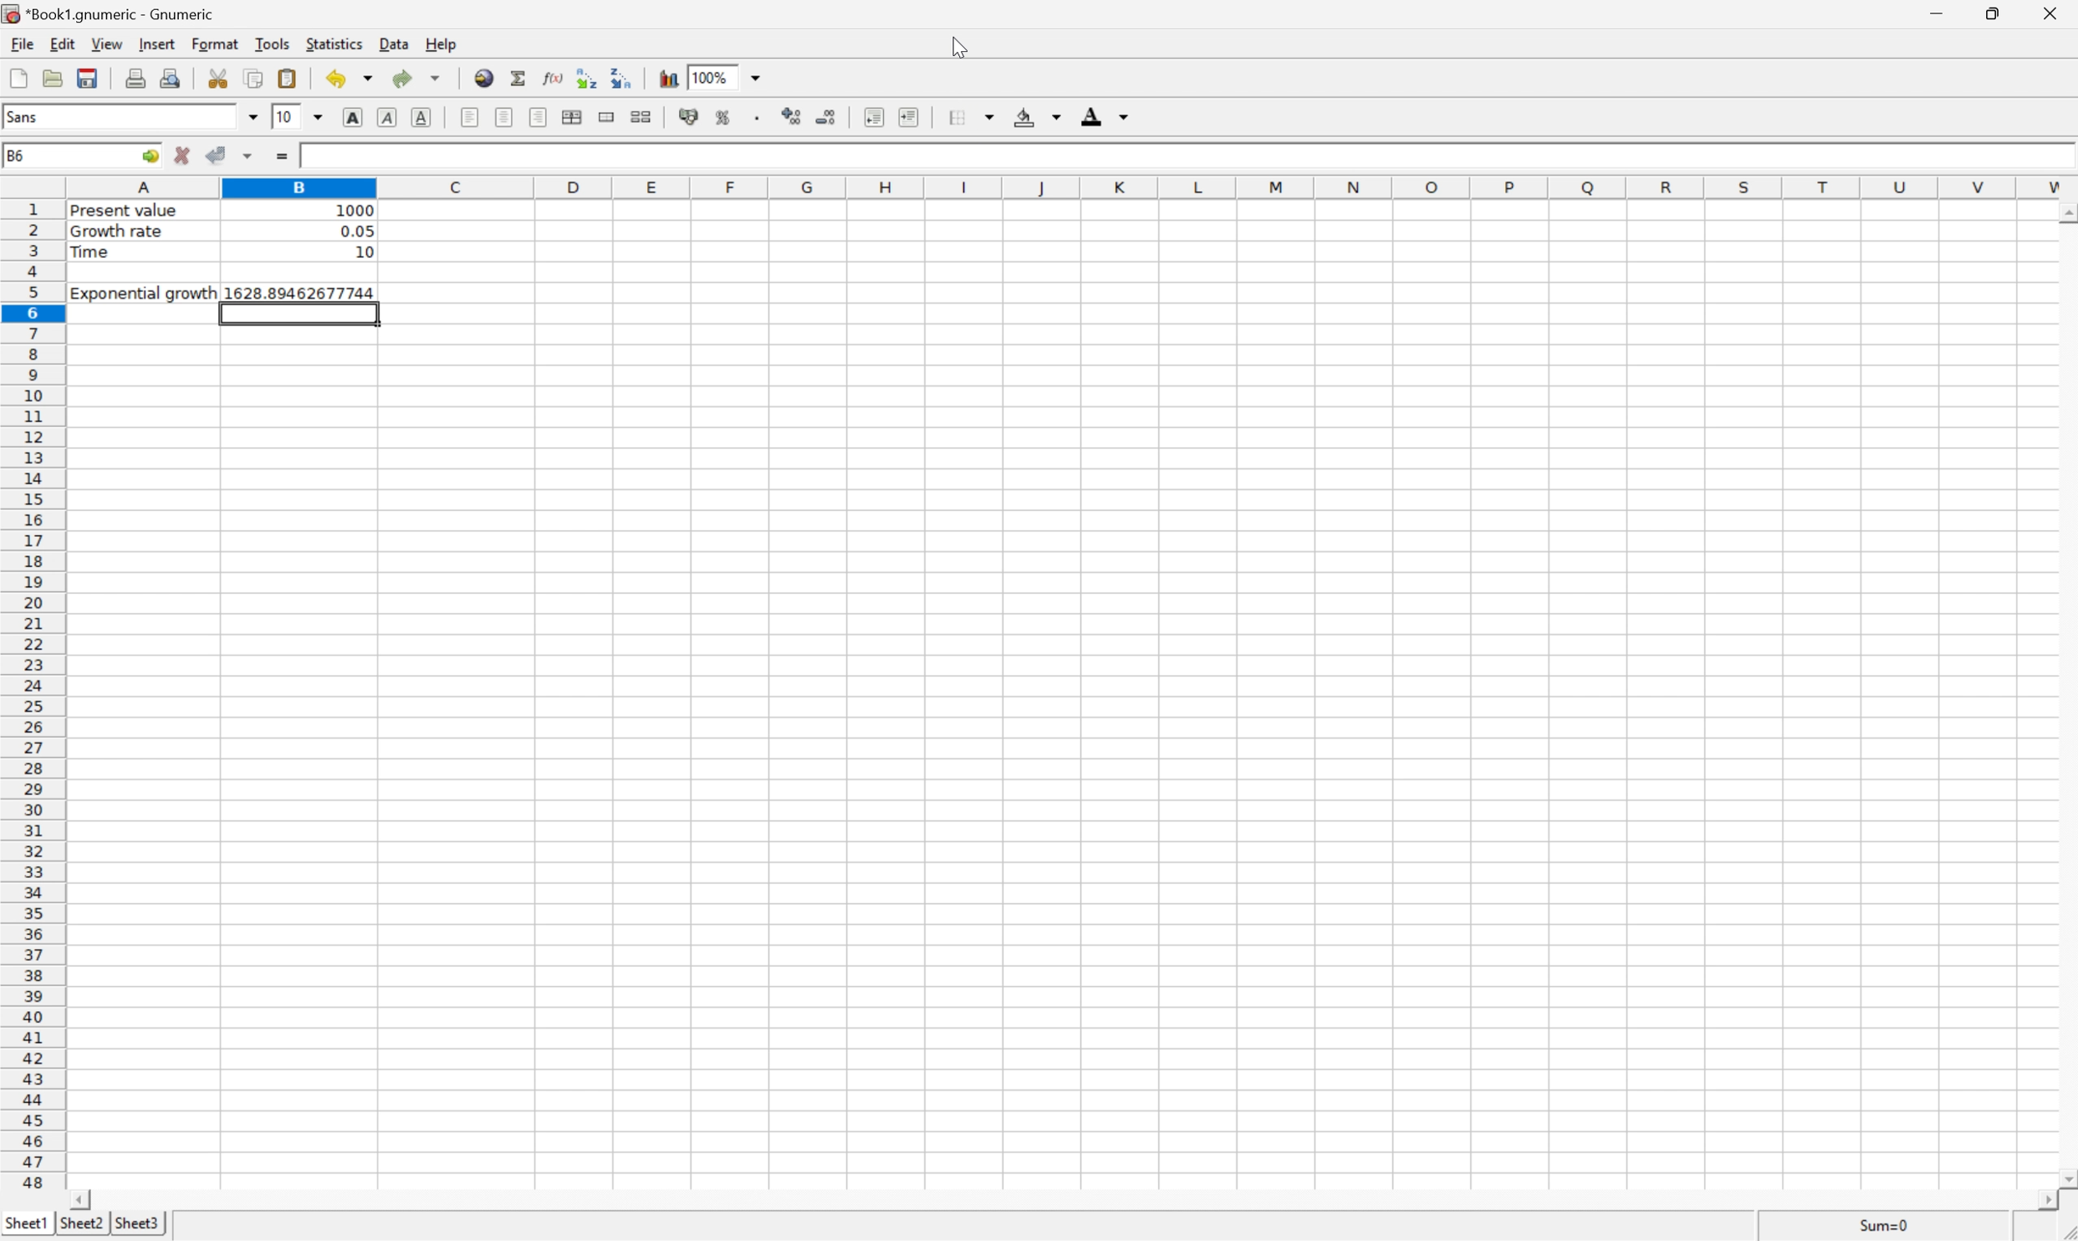  Describe the element at coordinates (1881, 1224) in the screenshot. I see `Sum=0` at that location.